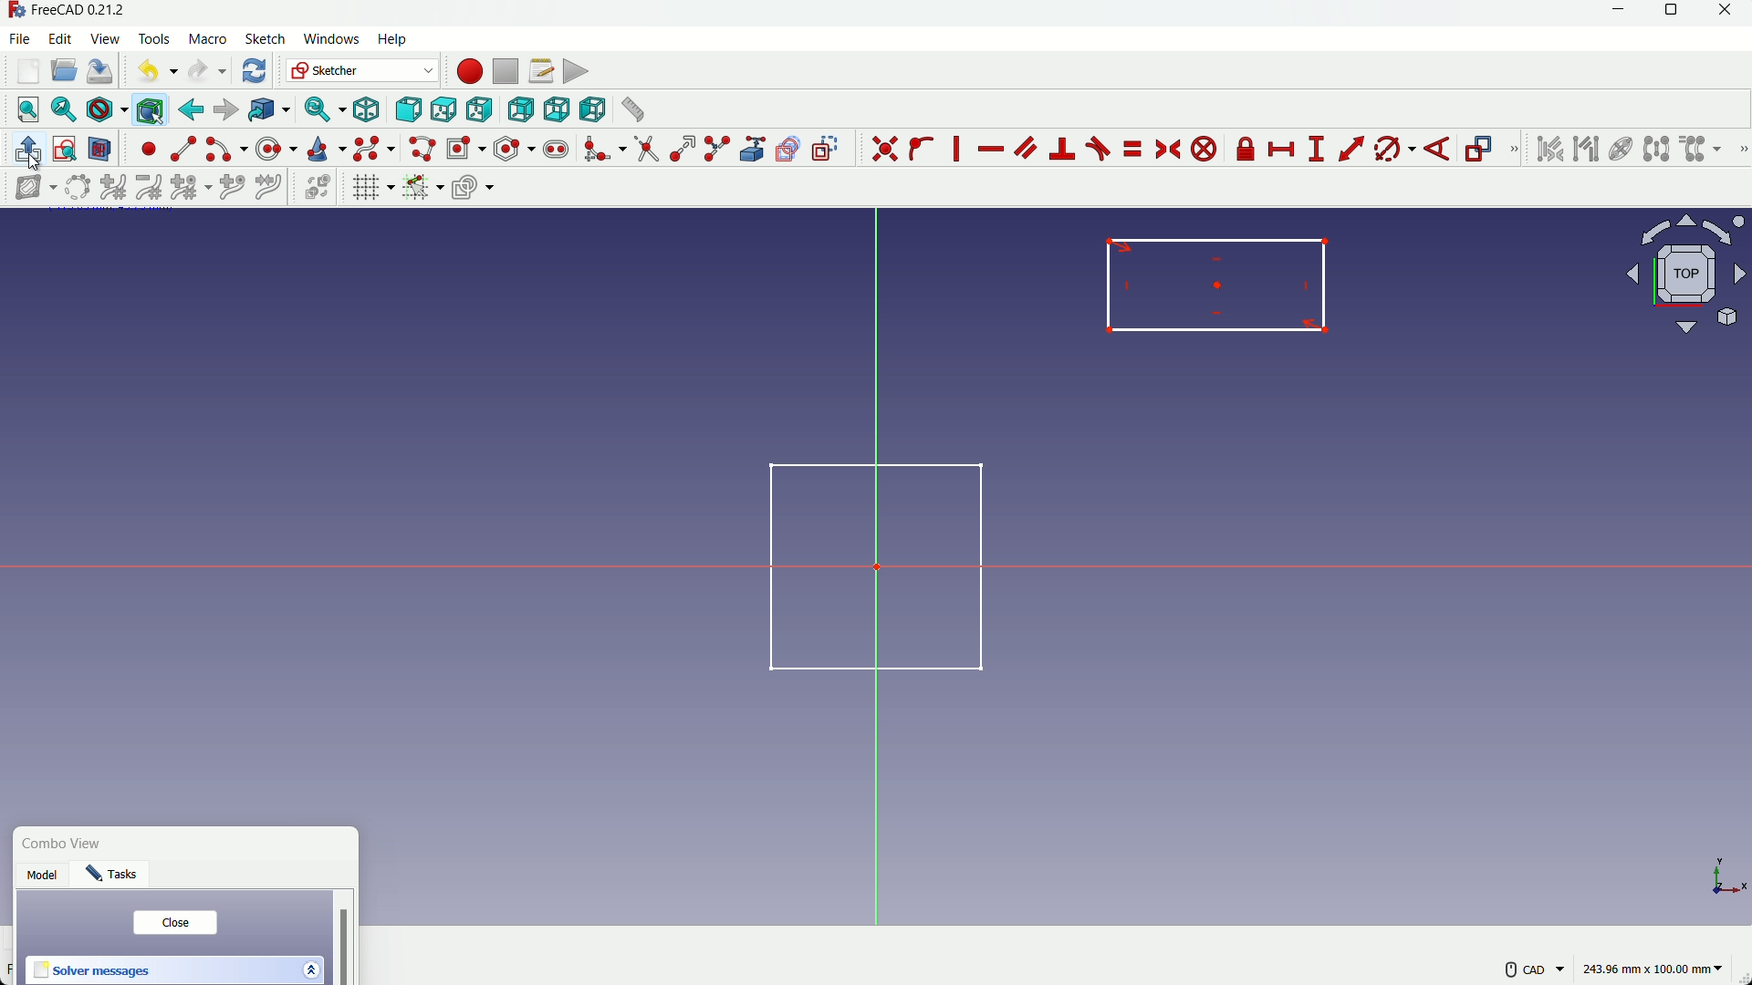 This screenshot has width=1752, height=985. What do you see at coordinates (884, 149) in the screenshot?
I see `constraint coincident` at bounding box center [884, 149].